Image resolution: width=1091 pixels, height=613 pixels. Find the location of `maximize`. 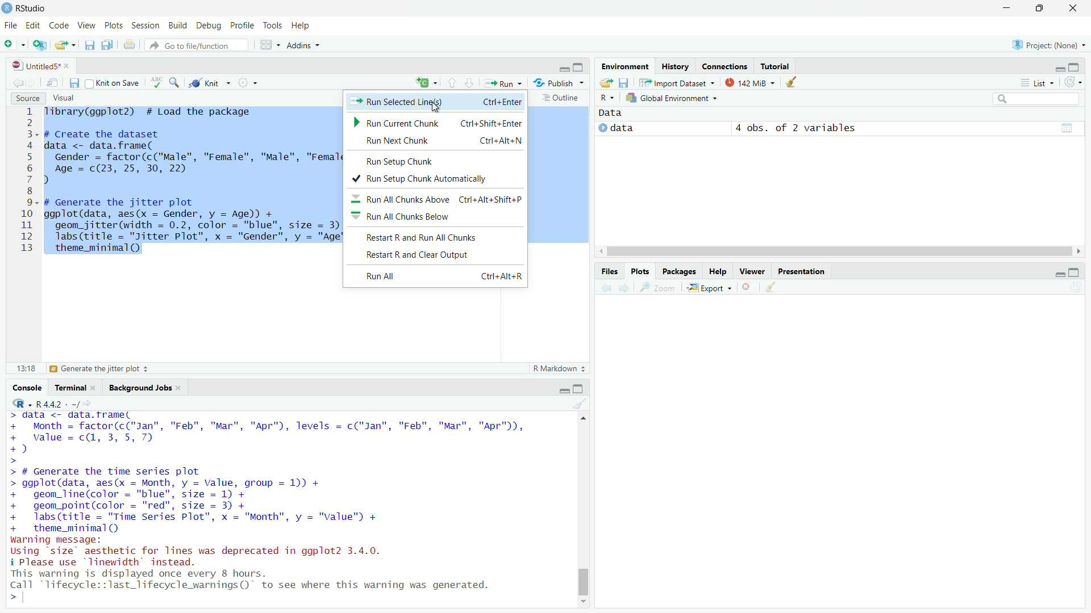

maximize is located at coordinates (1081, 67).